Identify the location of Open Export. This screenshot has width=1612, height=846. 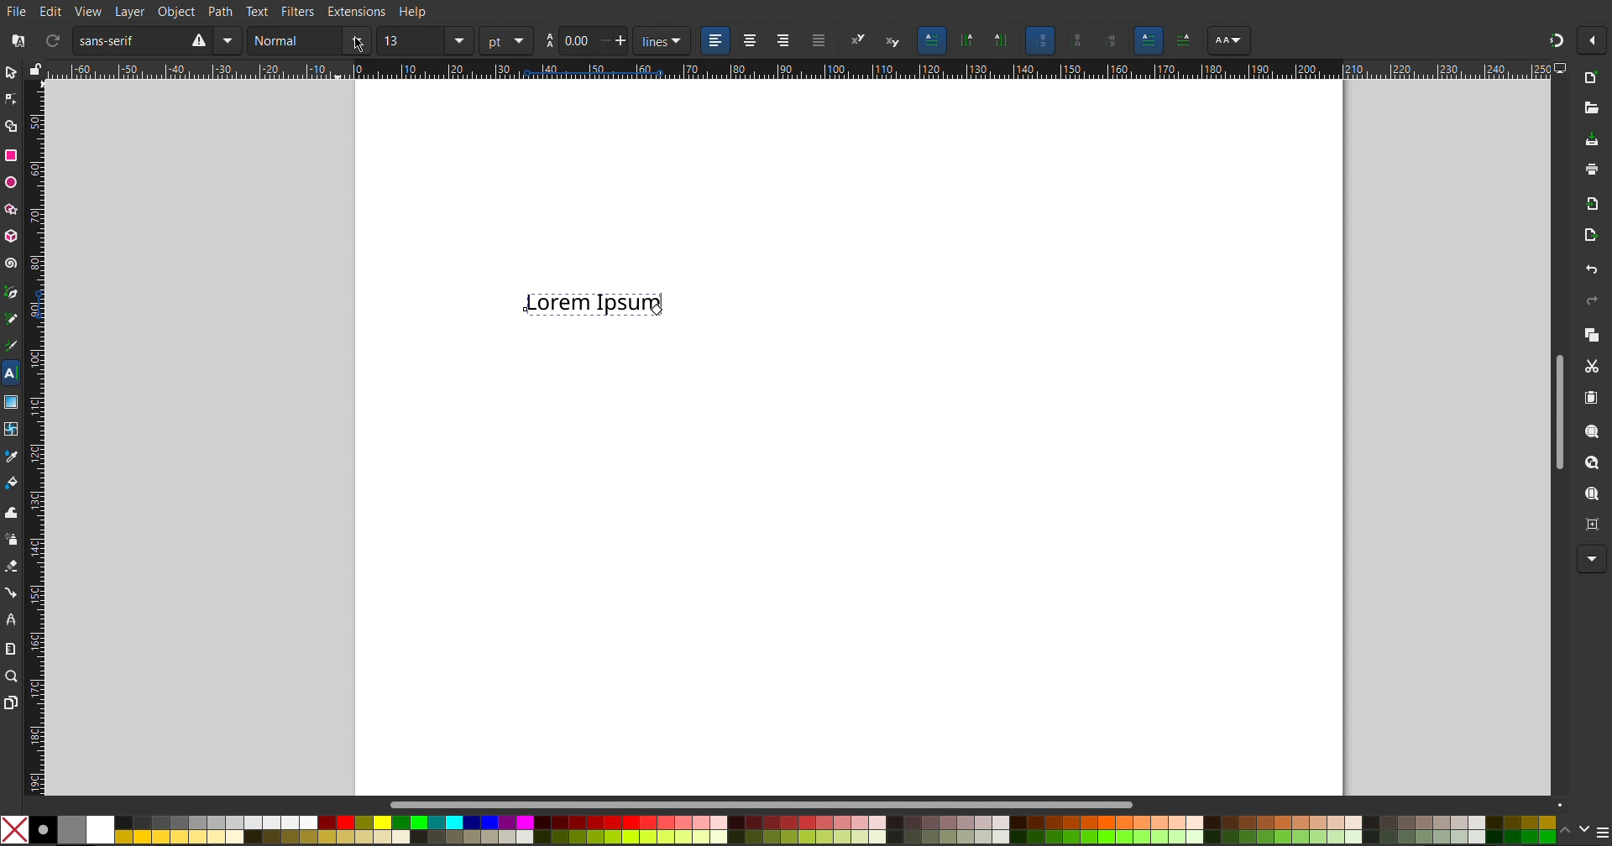
(1590, 238).